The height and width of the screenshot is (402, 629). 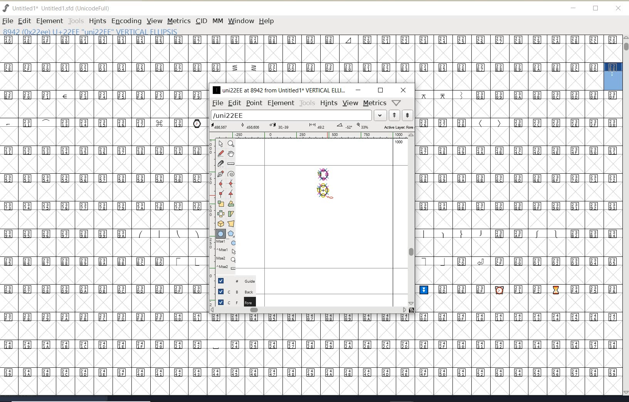 What do you see at coordinates (24, 21) in the screenshot?
I see `EDIT` at bounding box center [24, 21].